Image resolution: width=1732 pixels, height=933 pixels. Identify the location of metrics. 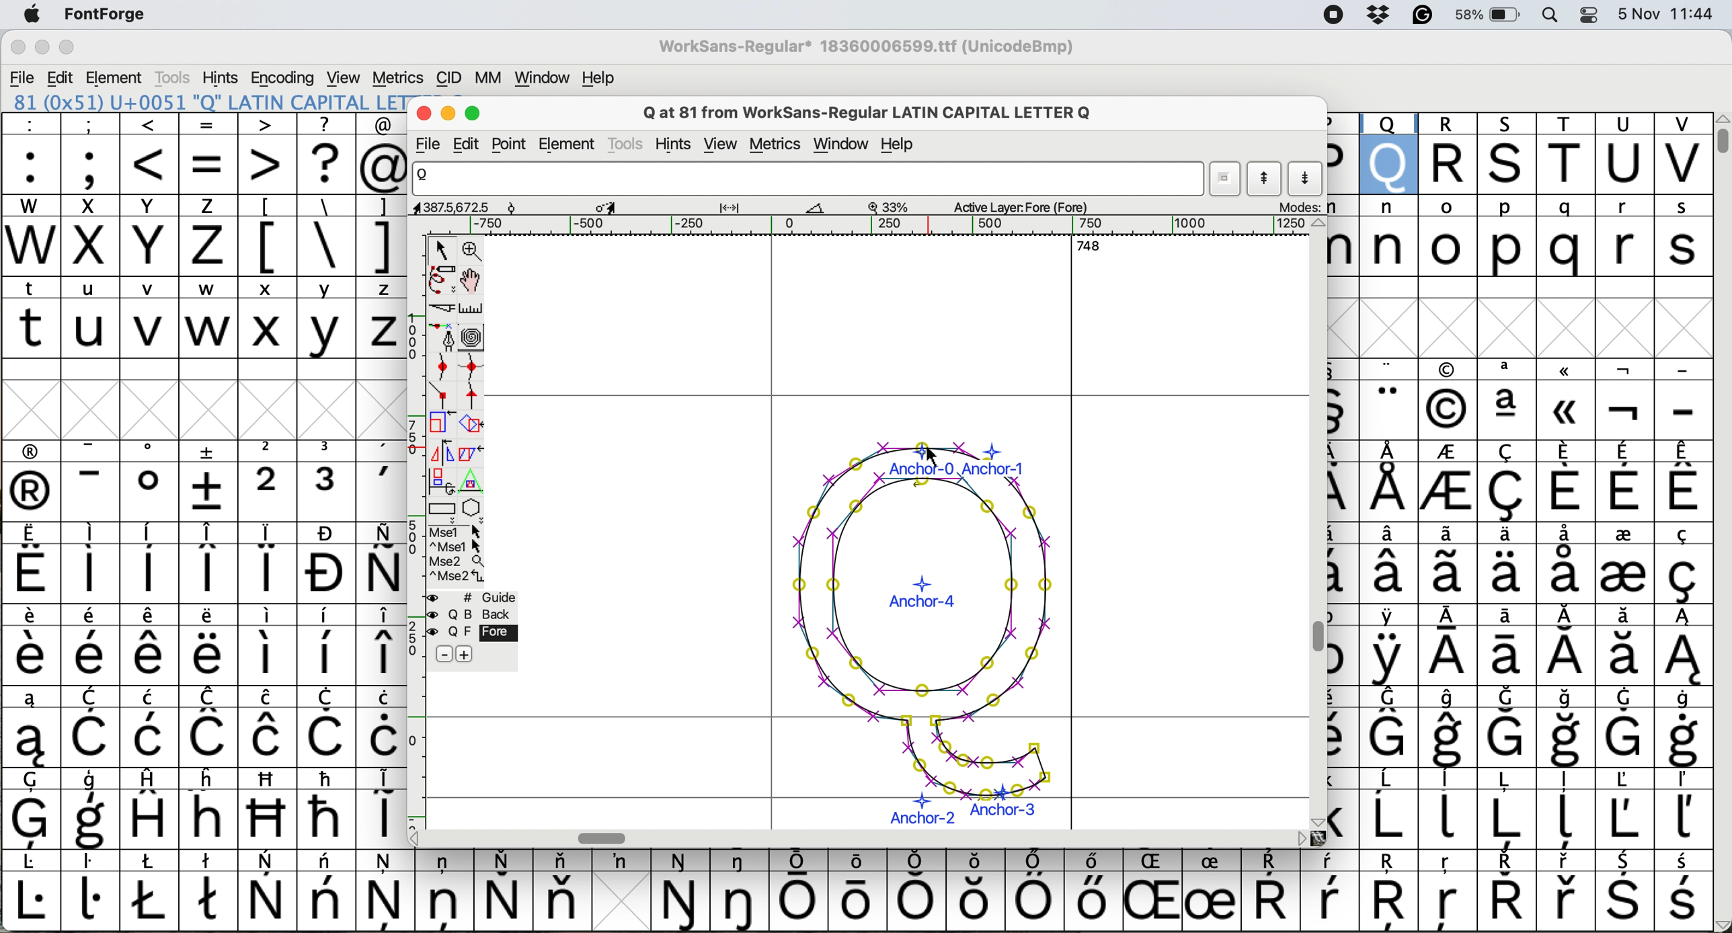
(399, 76).